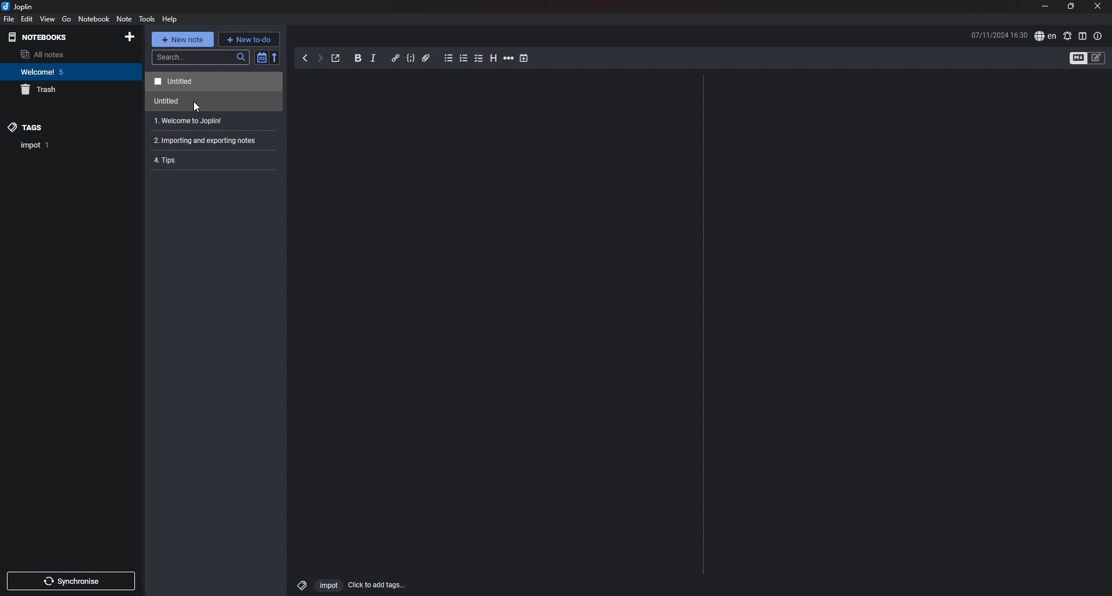  What do you see at coordinates (1098, 7) in the screenshot?
I see `close` at bounding box center [1098, 7].